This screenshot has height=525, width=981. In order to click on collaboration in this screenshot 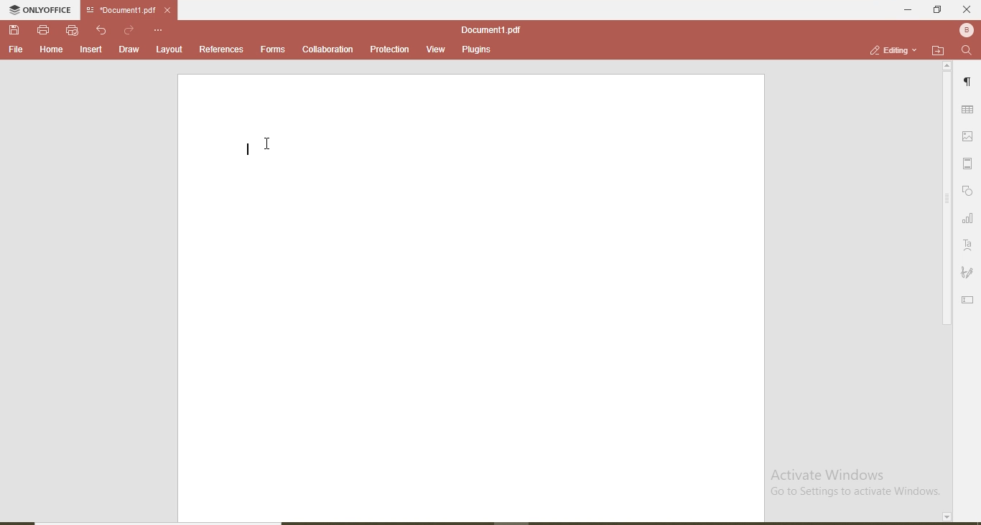, I will do `click(327, 49)`.